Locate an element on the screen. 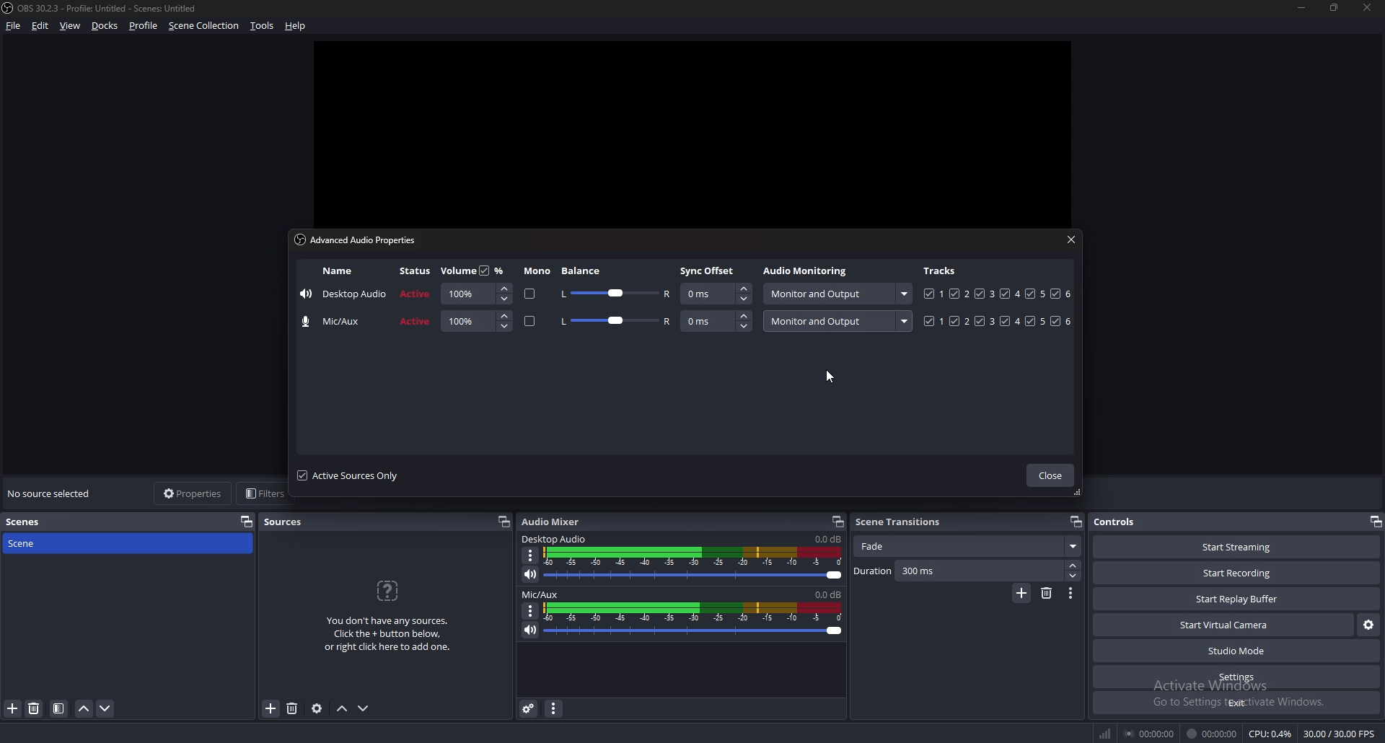 This screenshot has width=1385, height=743. status is located at coordinates (416, 294).